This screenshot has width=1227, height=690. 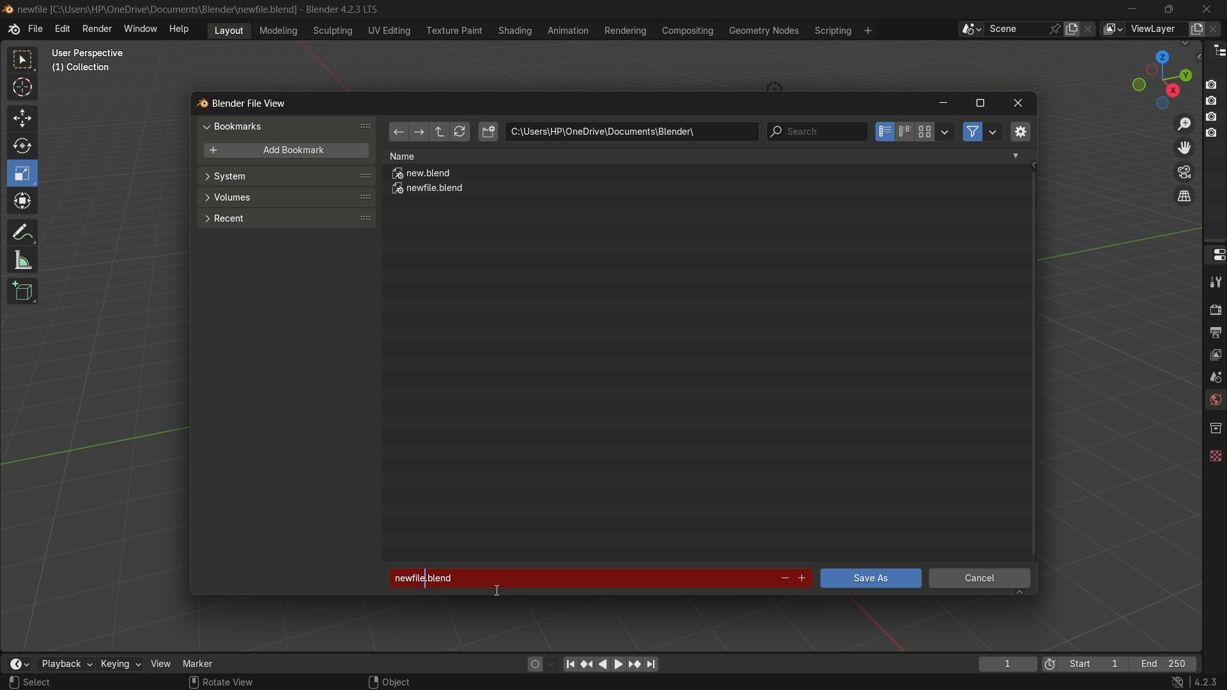 I want to click on new.blend file, so click(x=422, y=175).